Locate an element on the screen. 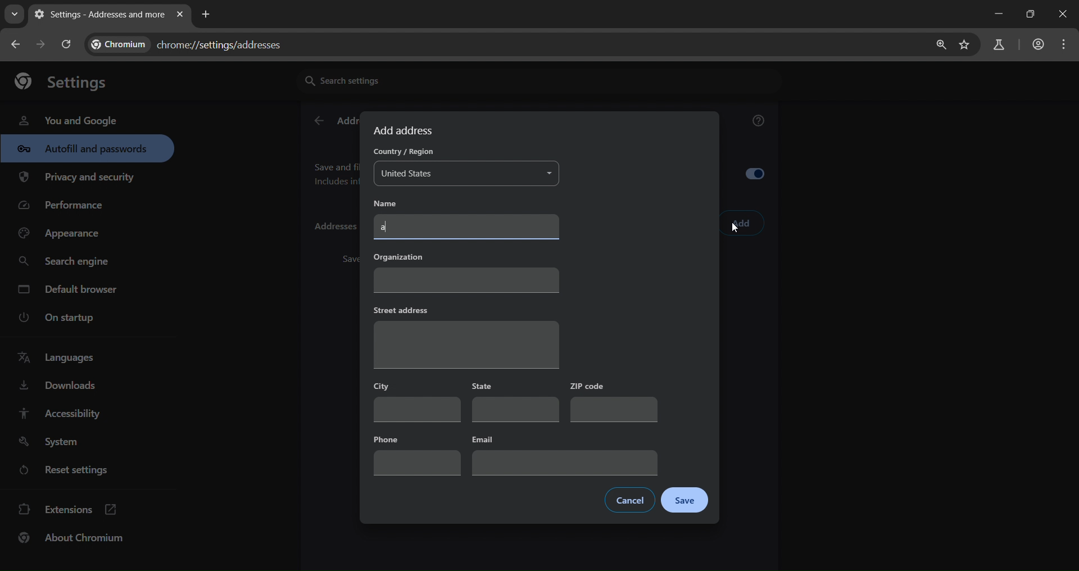  you and google  is located at coordinates (67, 119).